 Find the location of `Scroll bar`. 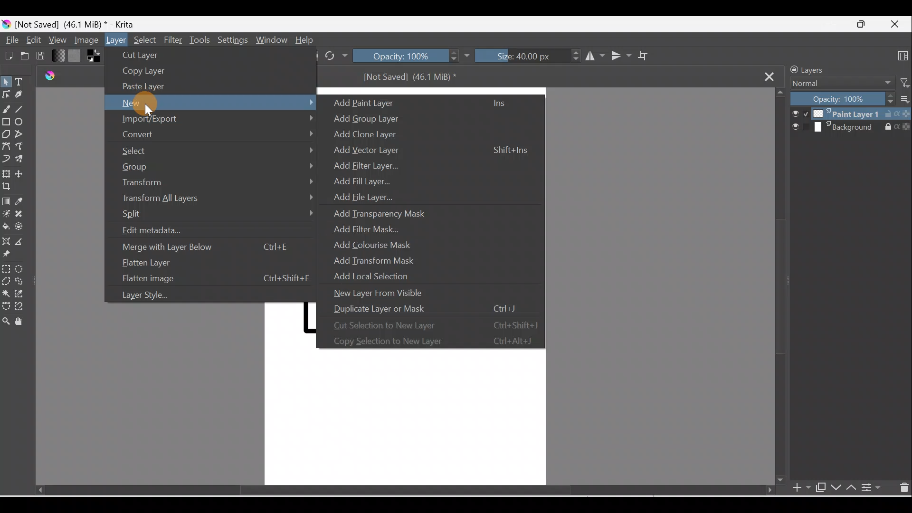

Scroll bar is located at coordinates (389, 490).